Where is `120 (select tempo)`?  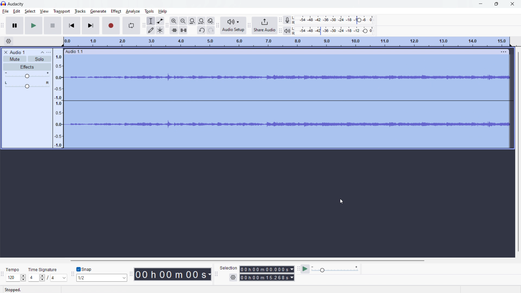
120 (select tempo) is located at coordinates (16, 278).